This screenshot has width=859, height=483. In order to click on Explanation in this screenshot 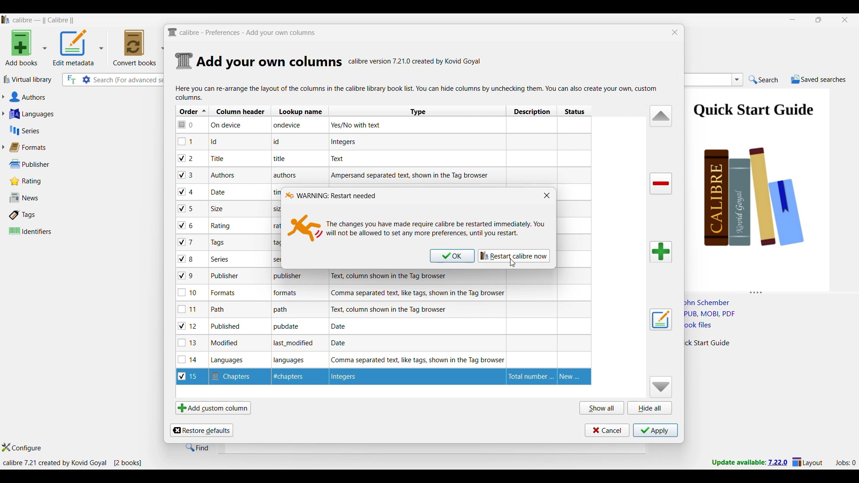, I will do `click(391, 309)`.